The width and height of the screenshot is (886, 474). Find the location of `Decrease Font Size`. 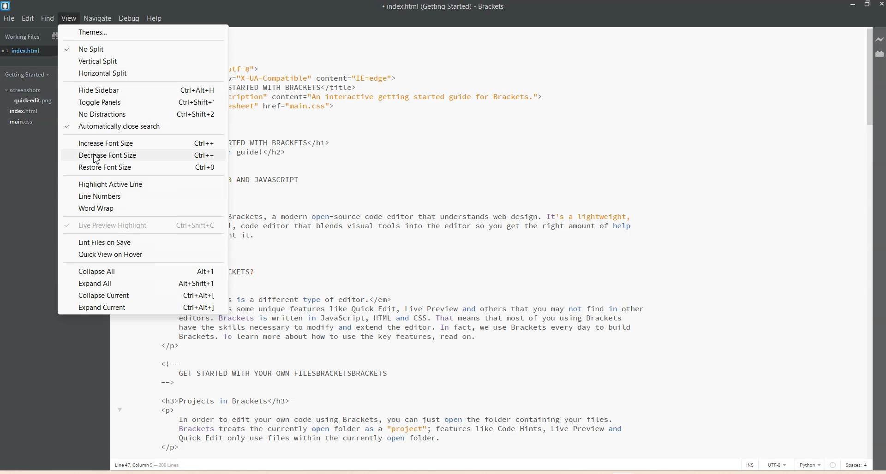

Decrease Font Size is located at coordinates (142, 155).